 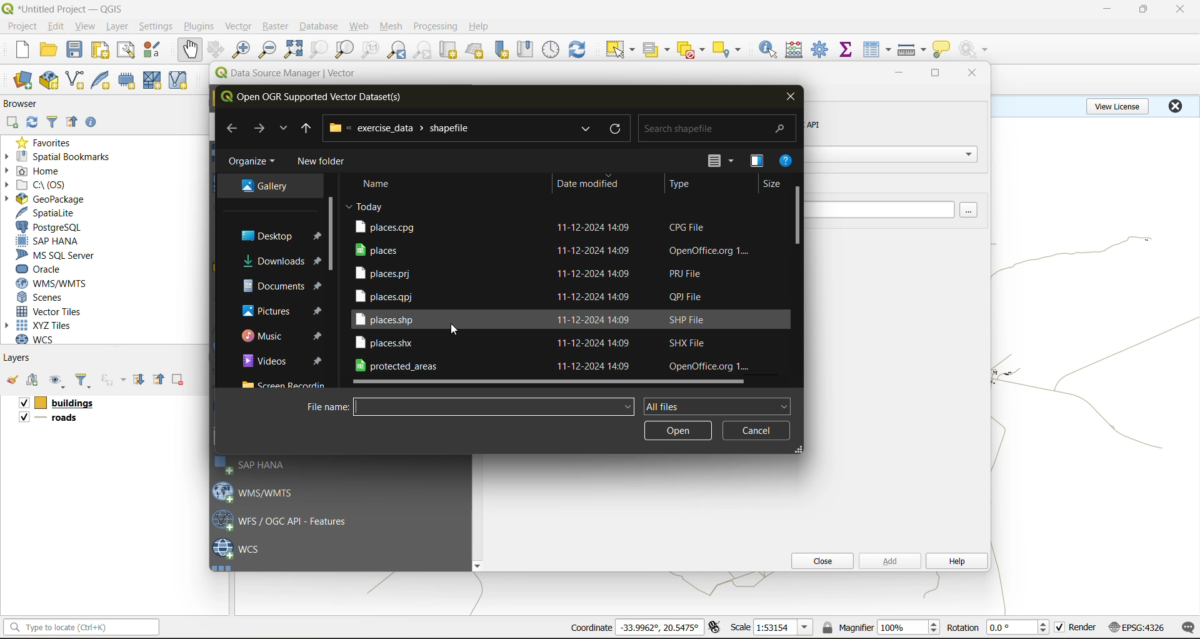 I want to click on checkbox, so click(x=22, y=417).